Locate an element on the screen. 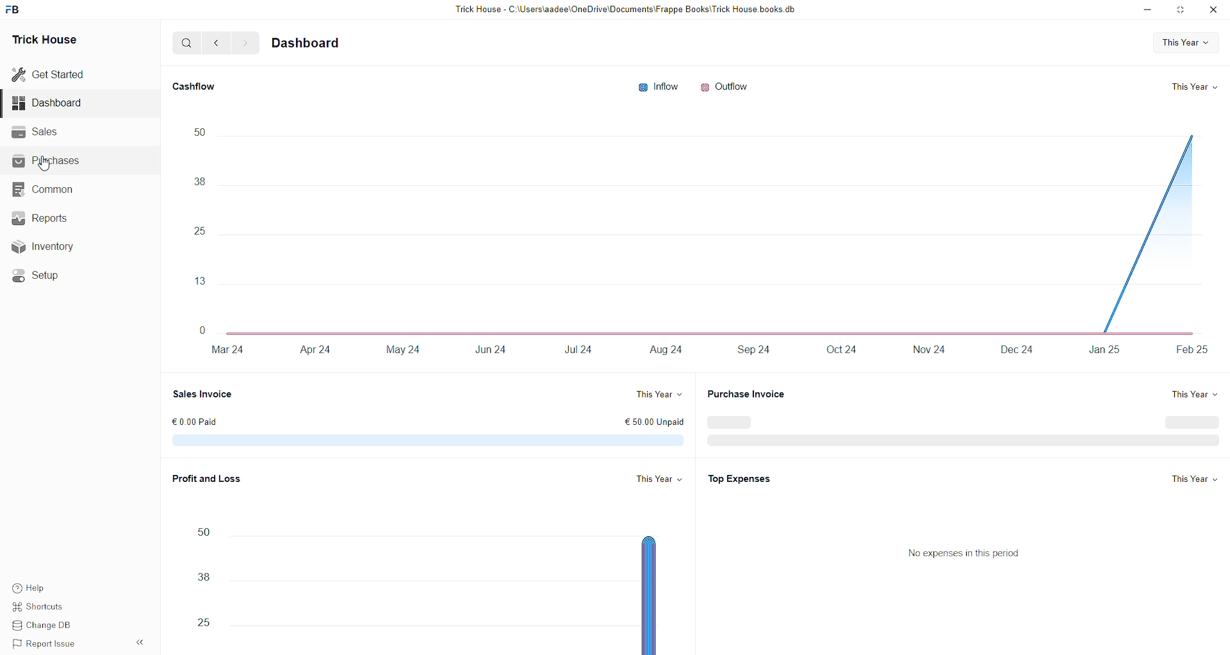  €50.00 Unpaid is located at coordinates (660, 423).